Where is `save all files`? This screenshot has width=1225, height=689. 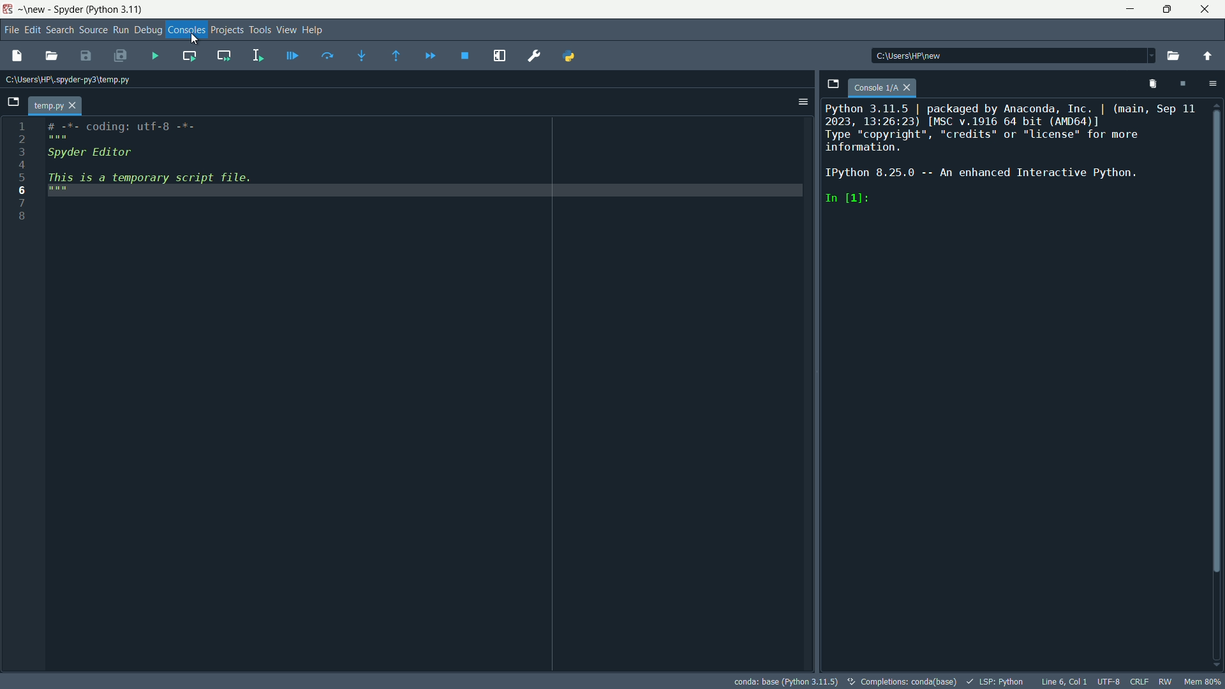
save all files is located at coordinates (121, 56).